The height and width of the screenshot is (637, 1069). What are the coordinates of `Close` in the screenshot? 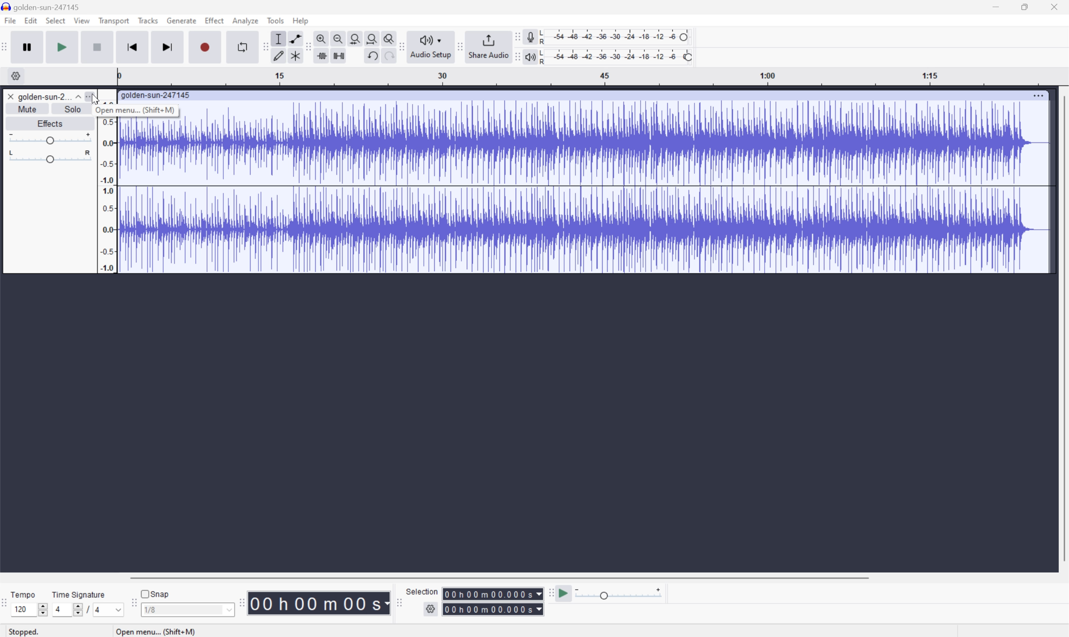 It's located at (10, 97).